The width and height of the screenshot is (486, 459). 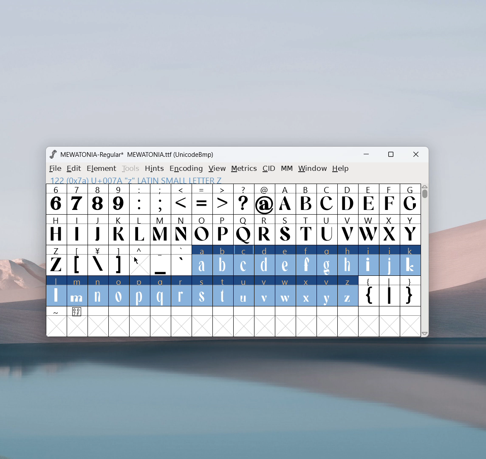 What do you see at coordinates (119, 229) in the screenshot?
I see `K` at bounding box center [119, 229].